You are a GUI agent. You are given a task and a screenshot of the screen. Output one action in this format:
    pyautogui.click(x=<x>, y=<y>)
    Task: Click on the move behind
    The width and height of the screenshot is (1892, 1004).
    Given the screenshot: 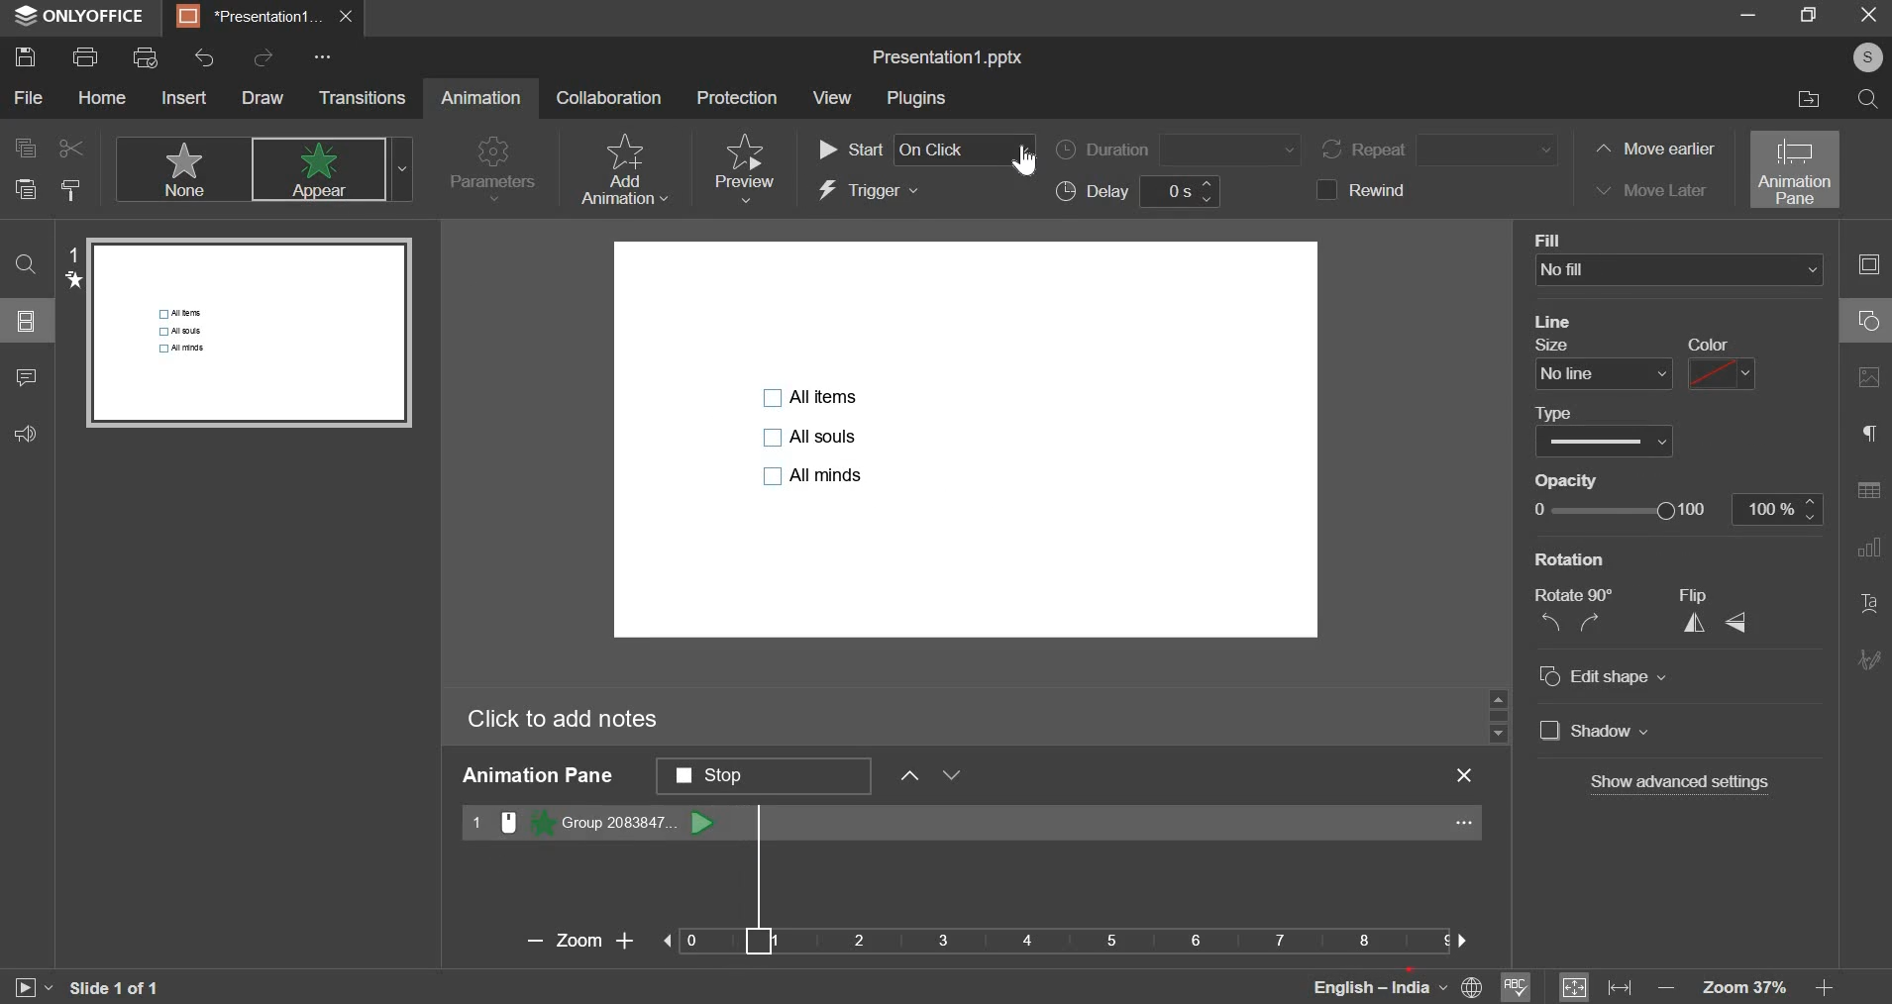 What is the action you would take?
    pyautogui.click(x=951, y=774)
    